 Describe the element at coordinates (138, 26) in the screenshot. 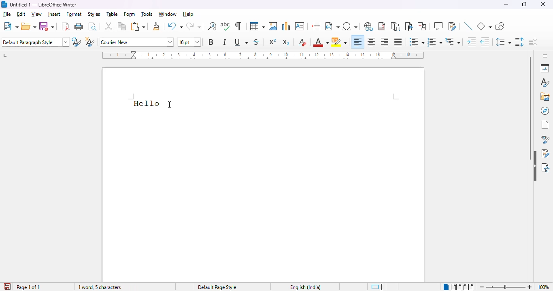

I see `paste` at that location.